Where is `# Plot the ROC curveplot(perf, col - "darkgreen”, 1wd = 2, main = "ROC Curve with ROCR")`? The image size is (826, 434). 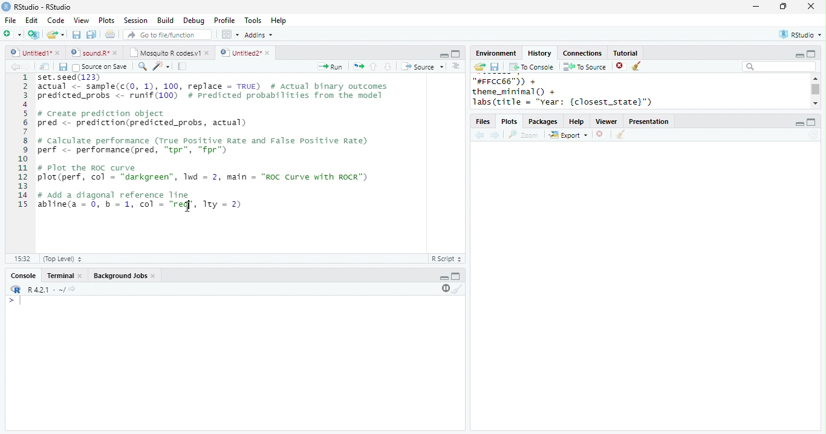
# Plot the ROC curveplot(perf, col - "darkgreen”, 1wd = 2, main = "ROC Curve with ROCR") is located at coordinates (204, 173).